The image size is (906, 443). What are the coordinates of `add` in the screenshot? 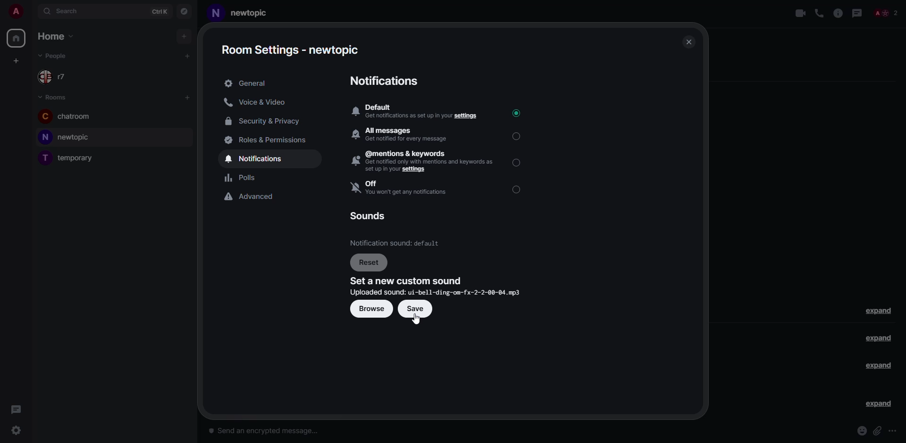 It's located at (16, 60).